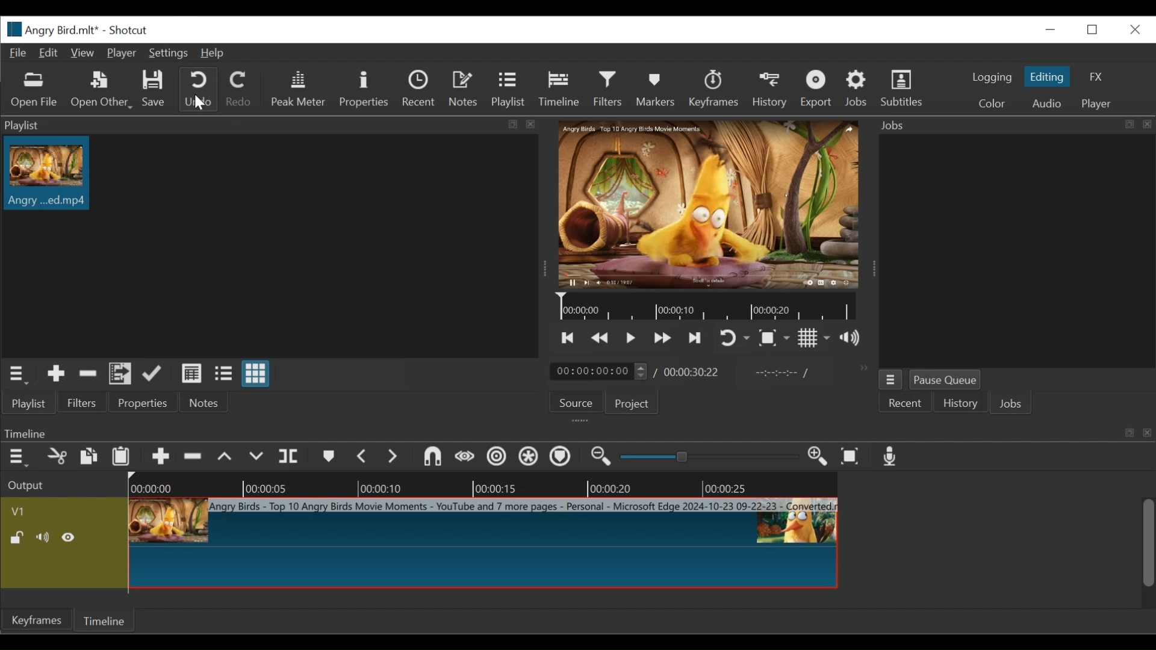  I want to click on Record audio, so click(891, 457).